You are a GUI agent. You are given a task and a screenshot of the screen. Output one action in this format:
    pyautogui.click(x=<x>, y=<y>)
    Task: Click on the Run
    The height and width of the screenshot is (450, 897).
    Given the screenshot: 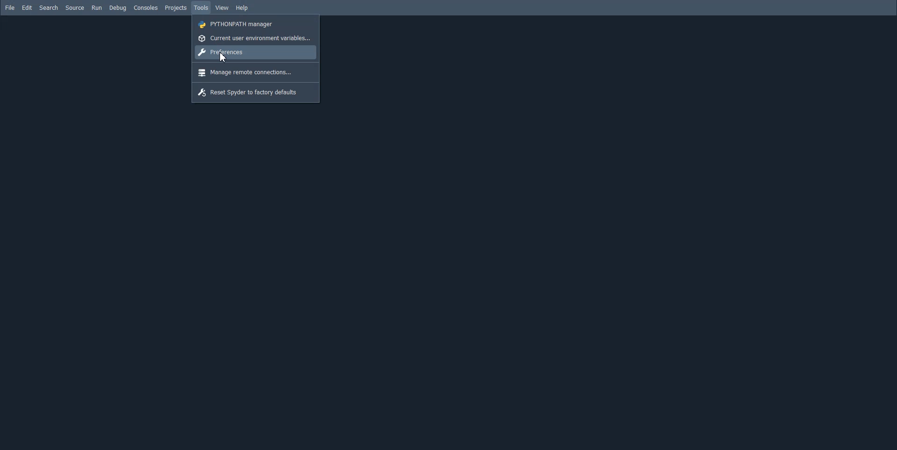 What is the action you would take?
    pyautogui.click(x=97, y=8)
    